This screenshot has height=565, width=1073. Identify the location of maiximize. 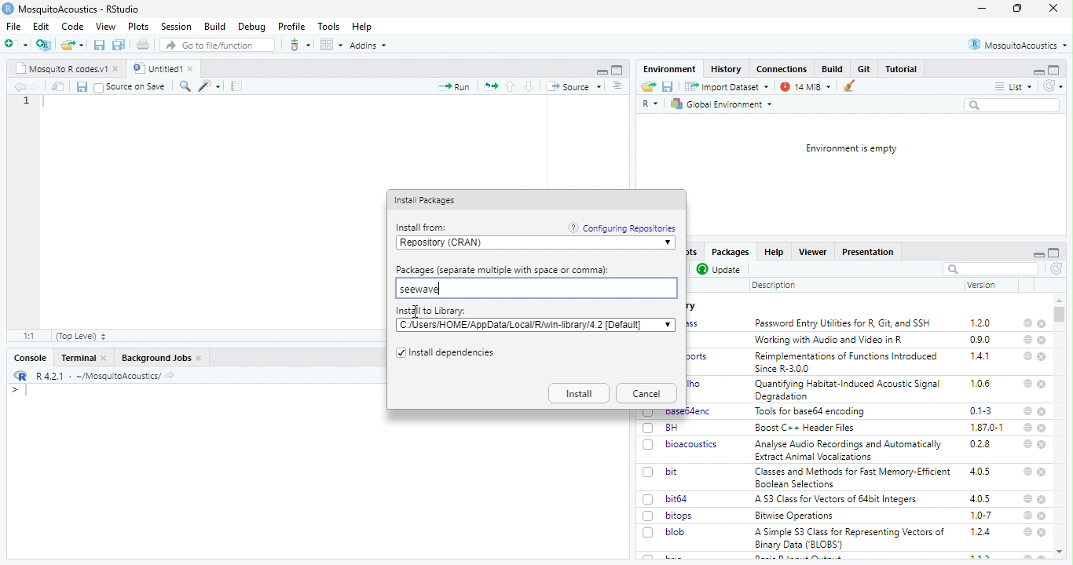
(618, 70).